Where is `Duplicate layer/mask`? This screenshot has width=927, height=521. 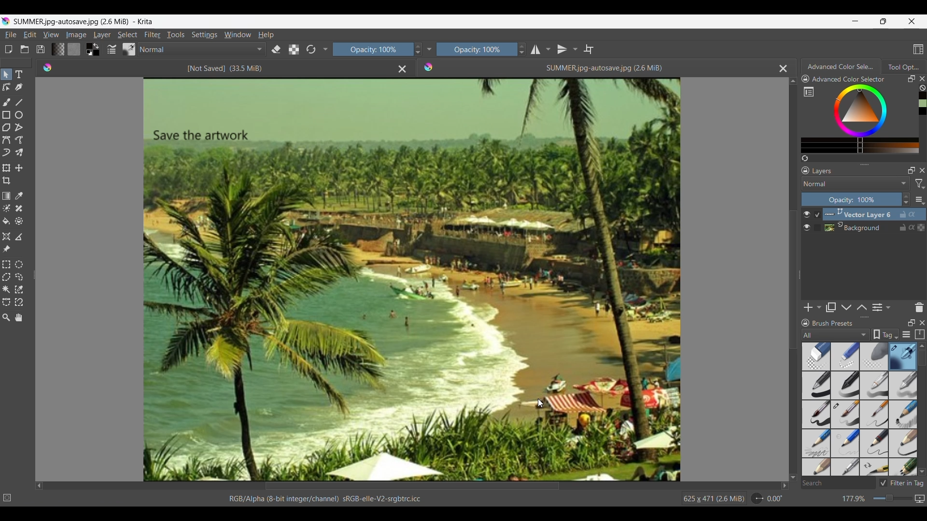 Duplicate layer/mask is located at coordinates (830, 307).